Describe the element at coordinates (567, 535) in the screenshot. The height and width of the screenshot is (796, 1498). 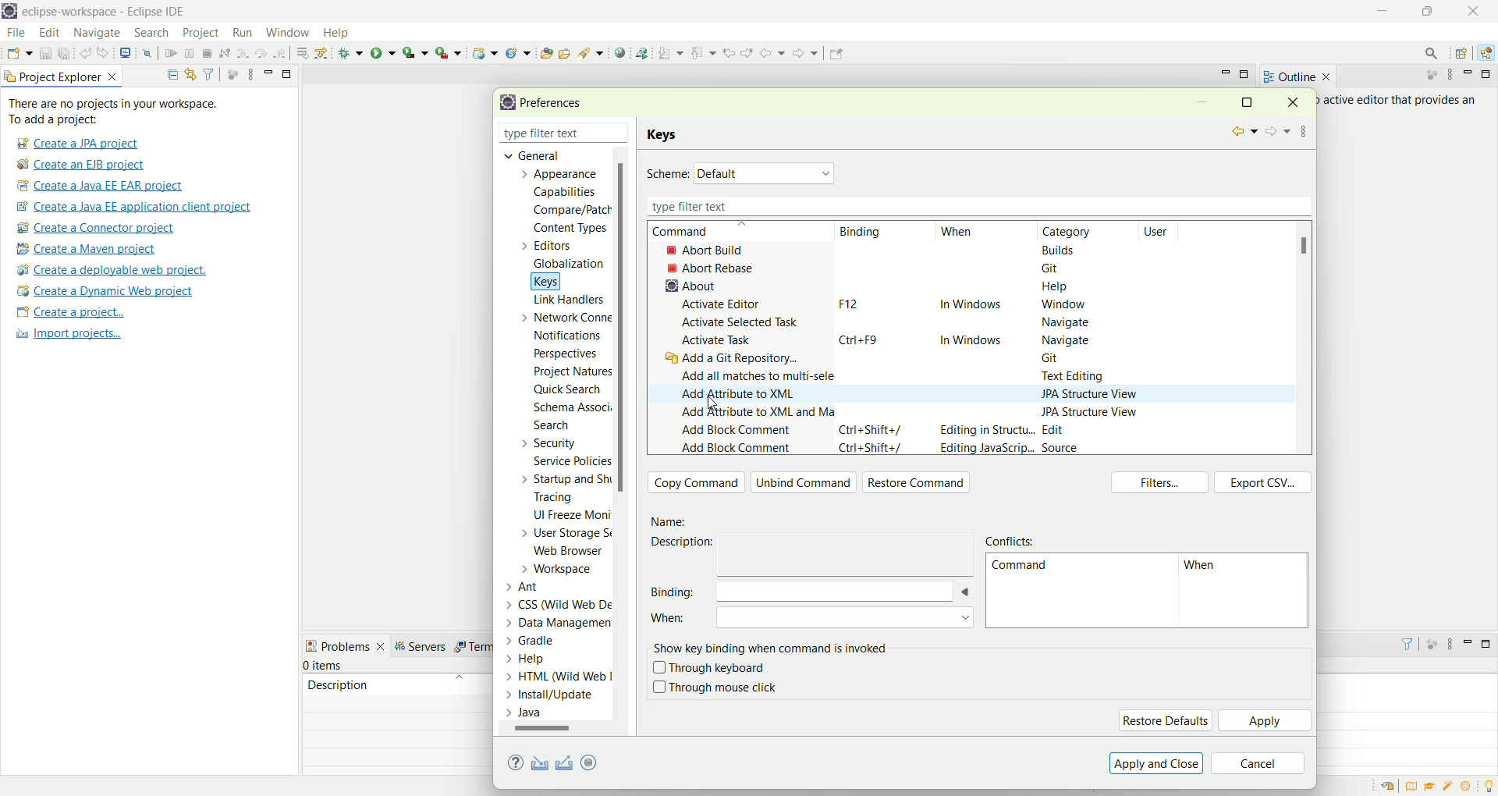
I see `user storage service` at that location.